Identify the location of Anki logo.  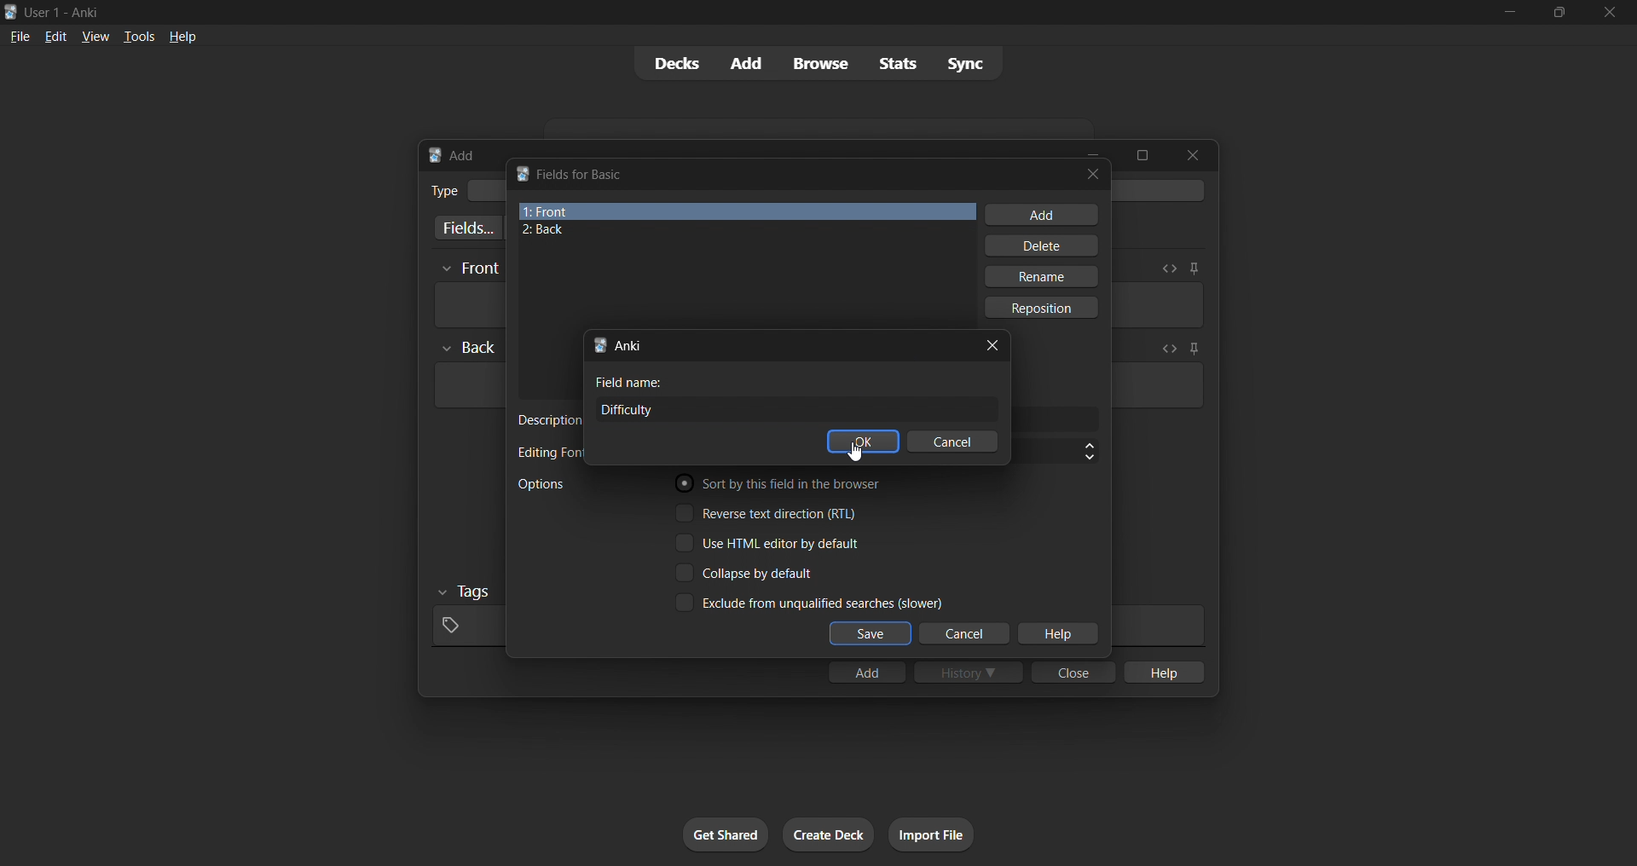
(11, 12).